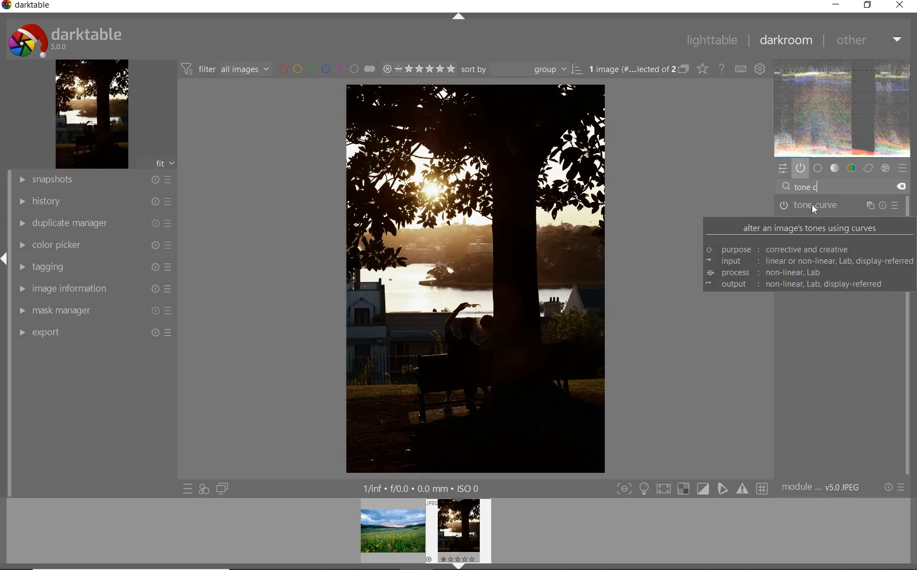 This screenshot has width=917, height=570. I want to click on correct, so click(868, 168).